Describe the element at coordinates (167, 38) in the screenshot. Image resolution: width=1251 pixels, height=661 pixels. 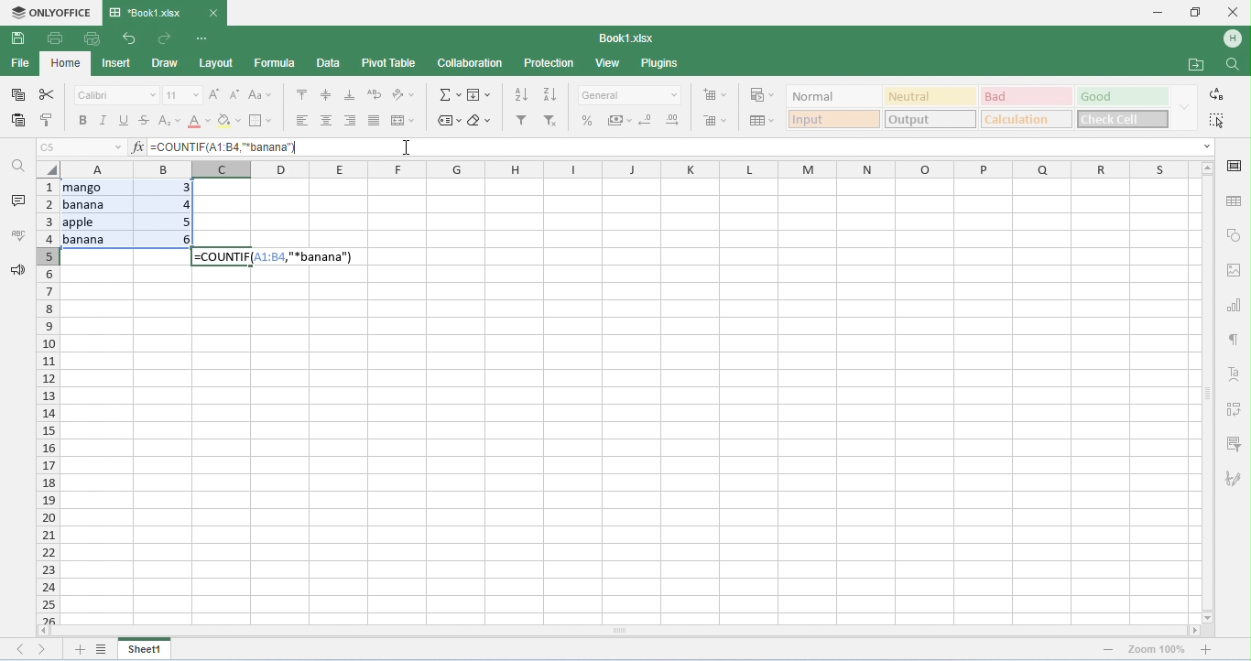
I see `redo` at that location.